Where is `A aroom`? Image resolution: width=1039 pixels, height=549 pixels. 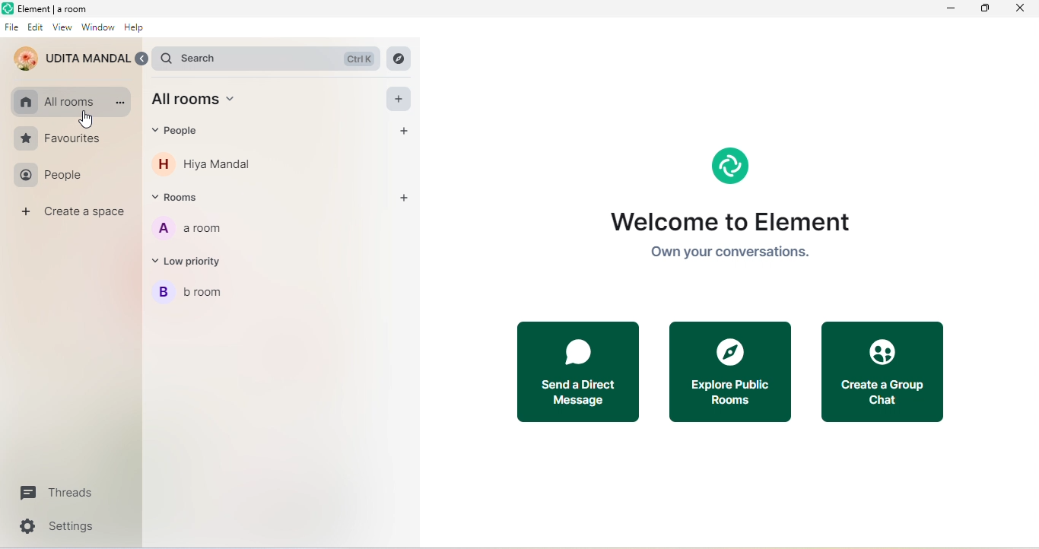 A aroom is located at coordinates (198, 230).